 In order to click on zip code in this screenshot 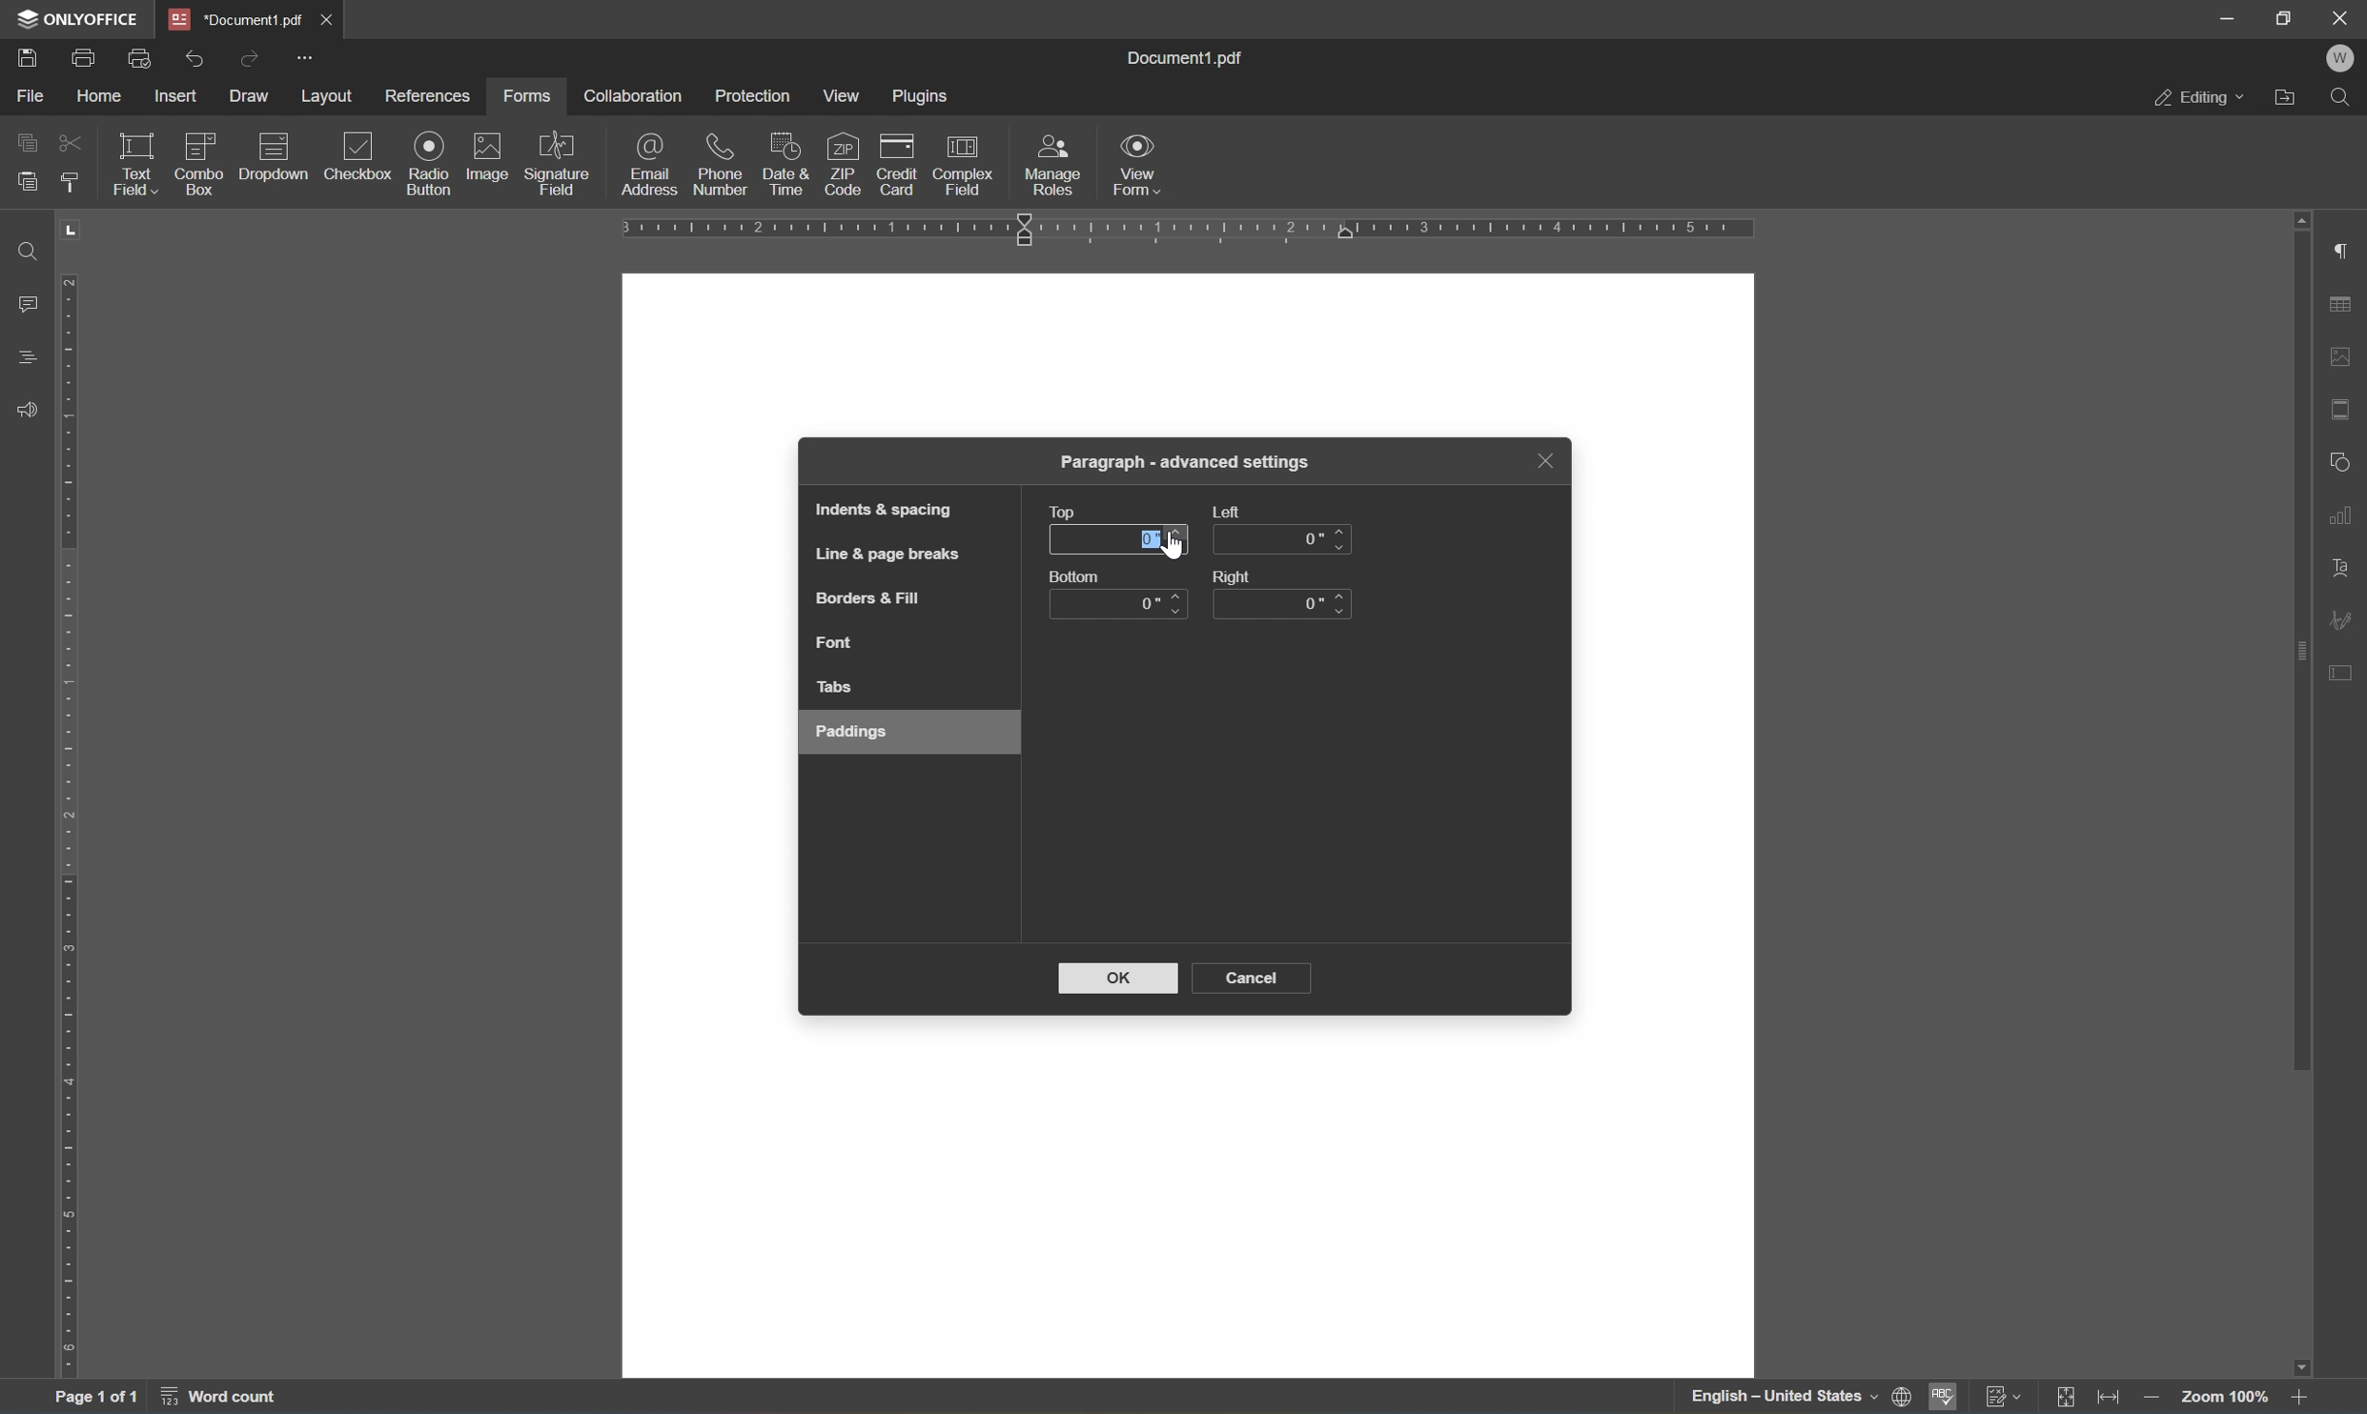, I will do `click(842, 163)`.